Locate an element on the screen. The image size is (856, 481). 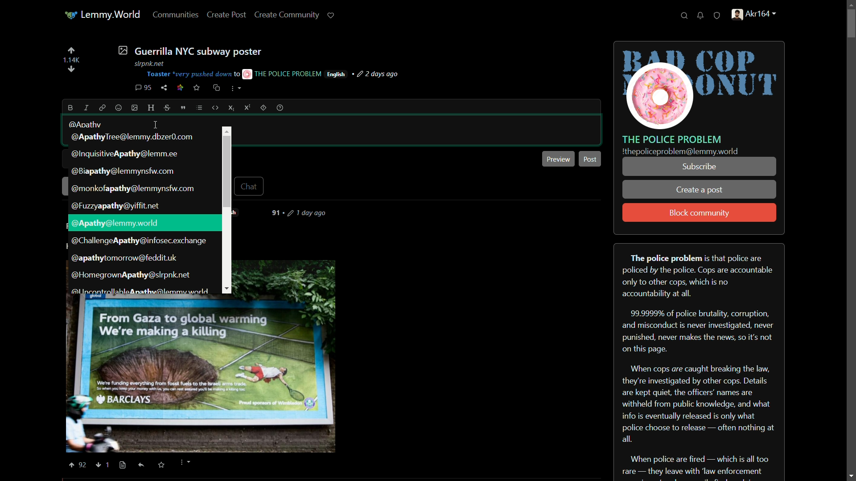
 is located at coordinates (111, 464).